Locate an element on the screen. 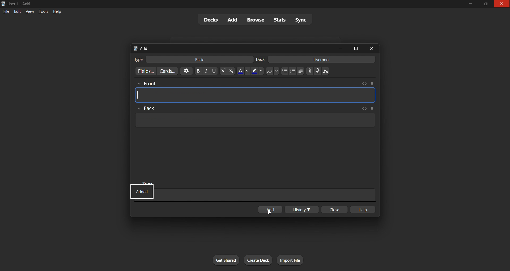  superscript is located at coordinates (222, 70).